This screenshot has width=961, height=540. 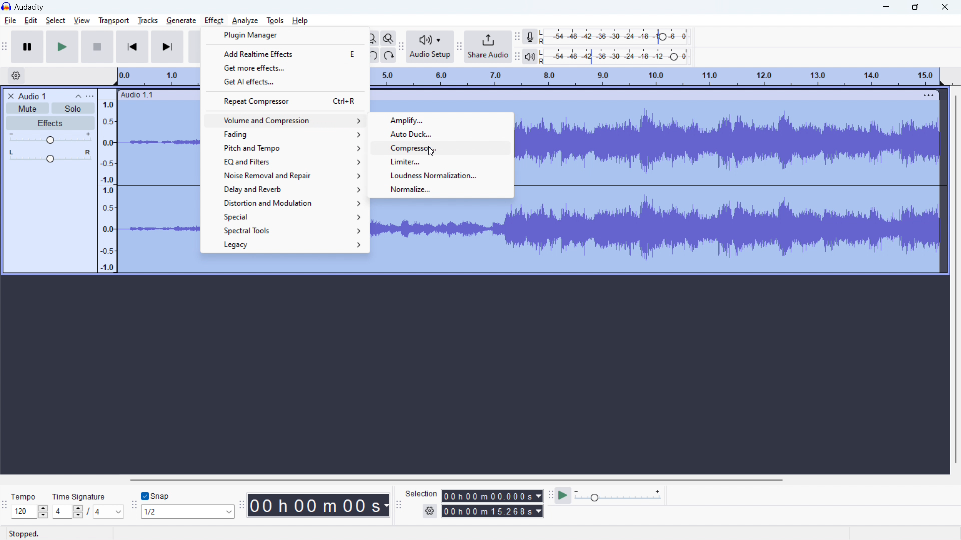 I want to click on vertical scrollbar, so click(x=956, y=276).